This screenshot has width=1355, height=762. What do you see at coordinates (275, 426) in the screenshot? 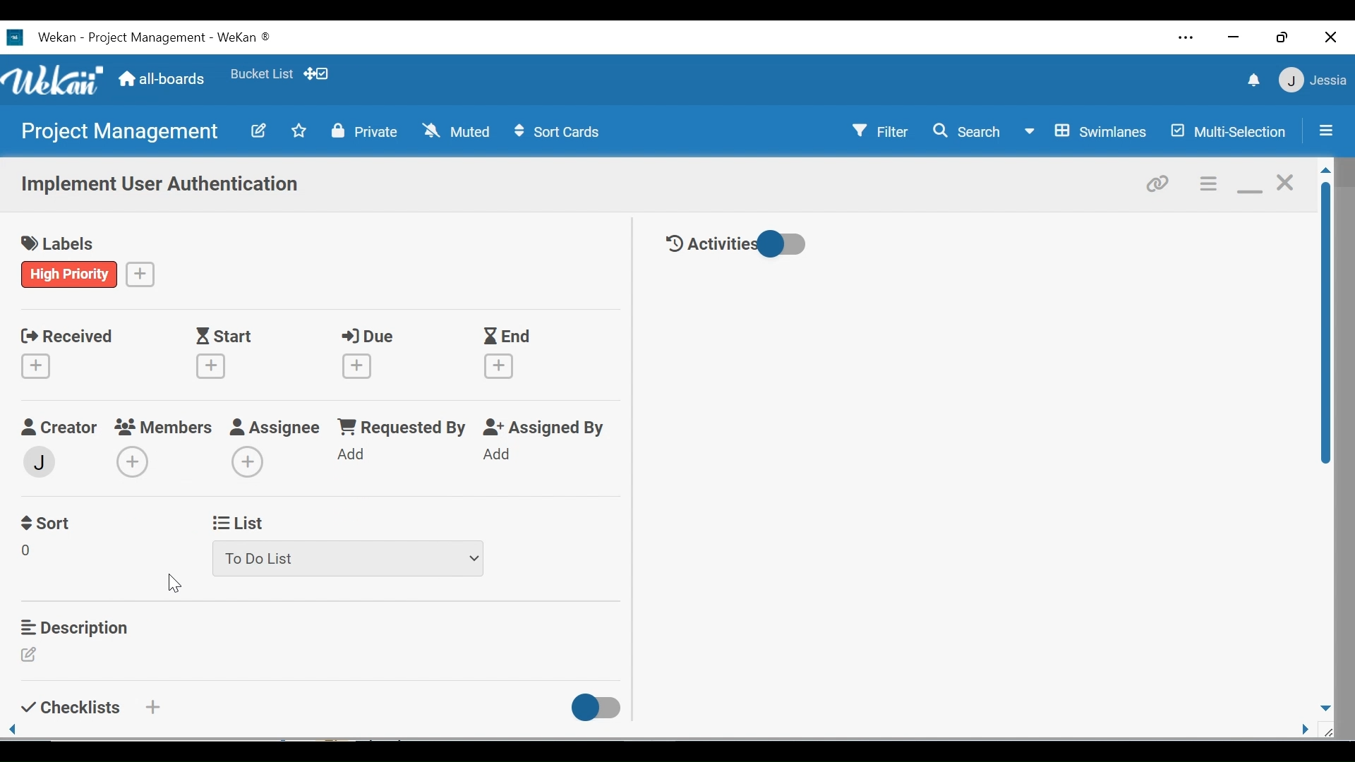
I see `Assignee` at bounding box center [275, 426].